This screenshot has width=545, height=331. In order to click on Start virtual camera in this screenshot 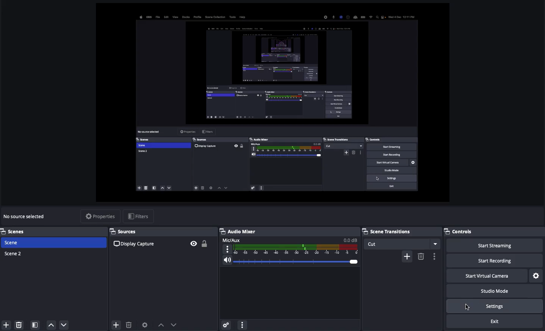, I will do `click(486, 275)`.